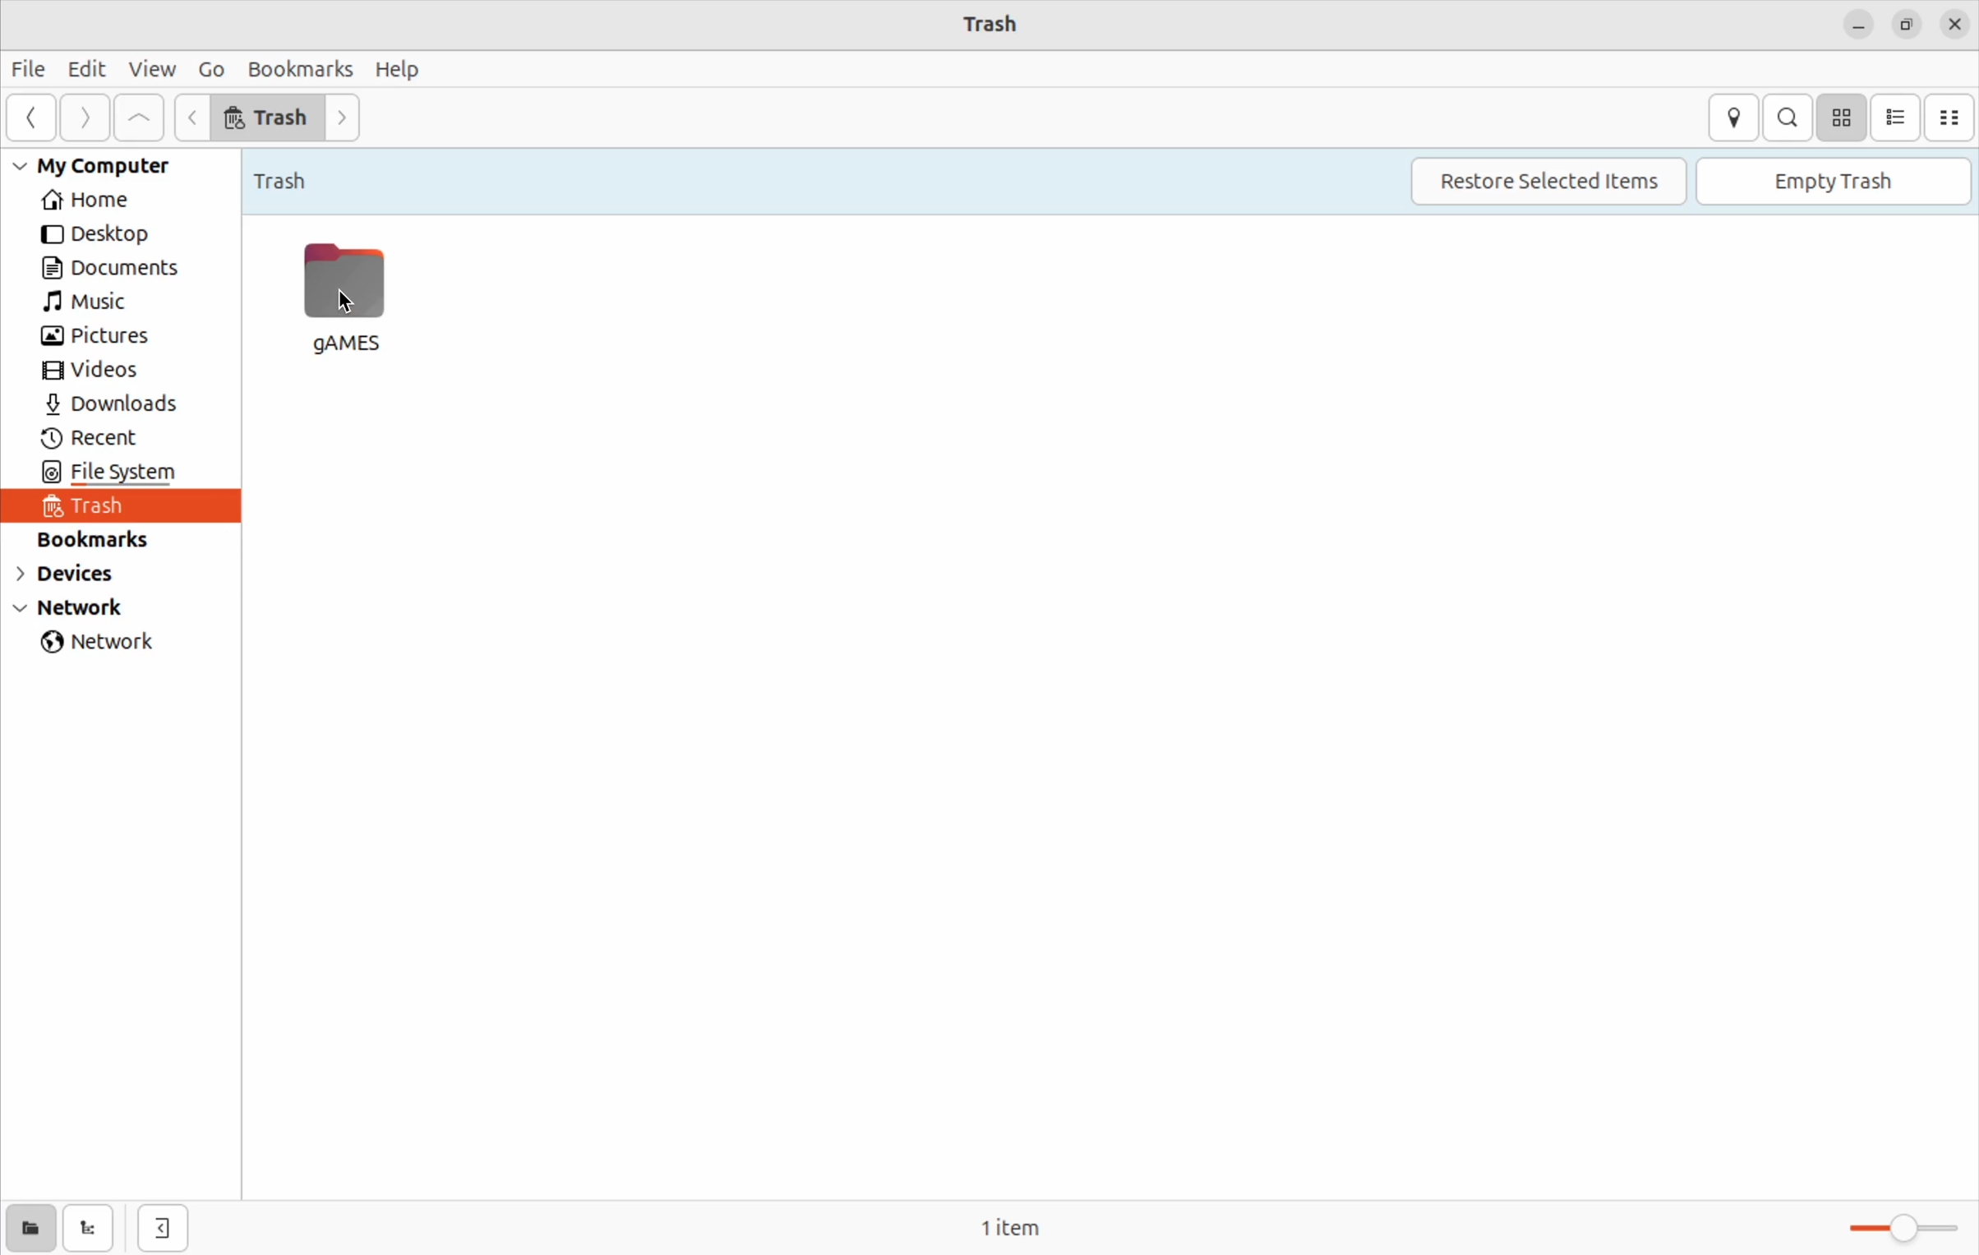 The width and height of the screenshot is (1979, 1255). What do you see at coordinates (30, 1227) in the screenshot?
I see `show places` at bounding box center [30, 1227].